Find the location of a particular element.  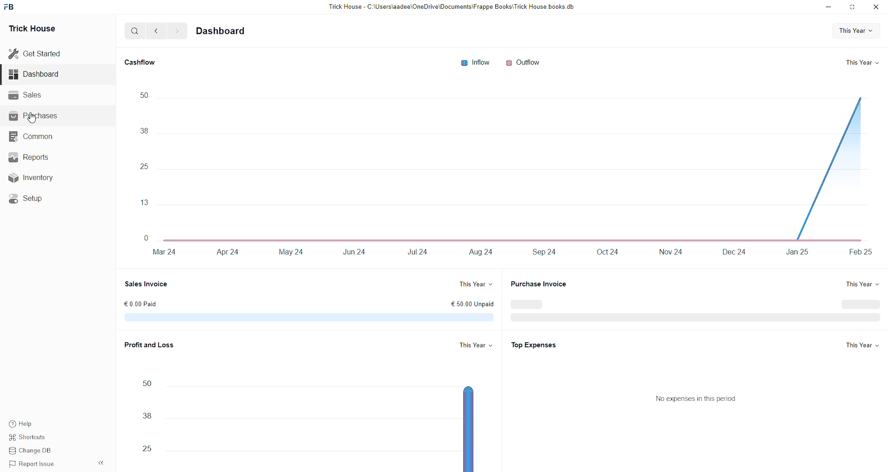

Minimize is located at coordinates (828, 7).